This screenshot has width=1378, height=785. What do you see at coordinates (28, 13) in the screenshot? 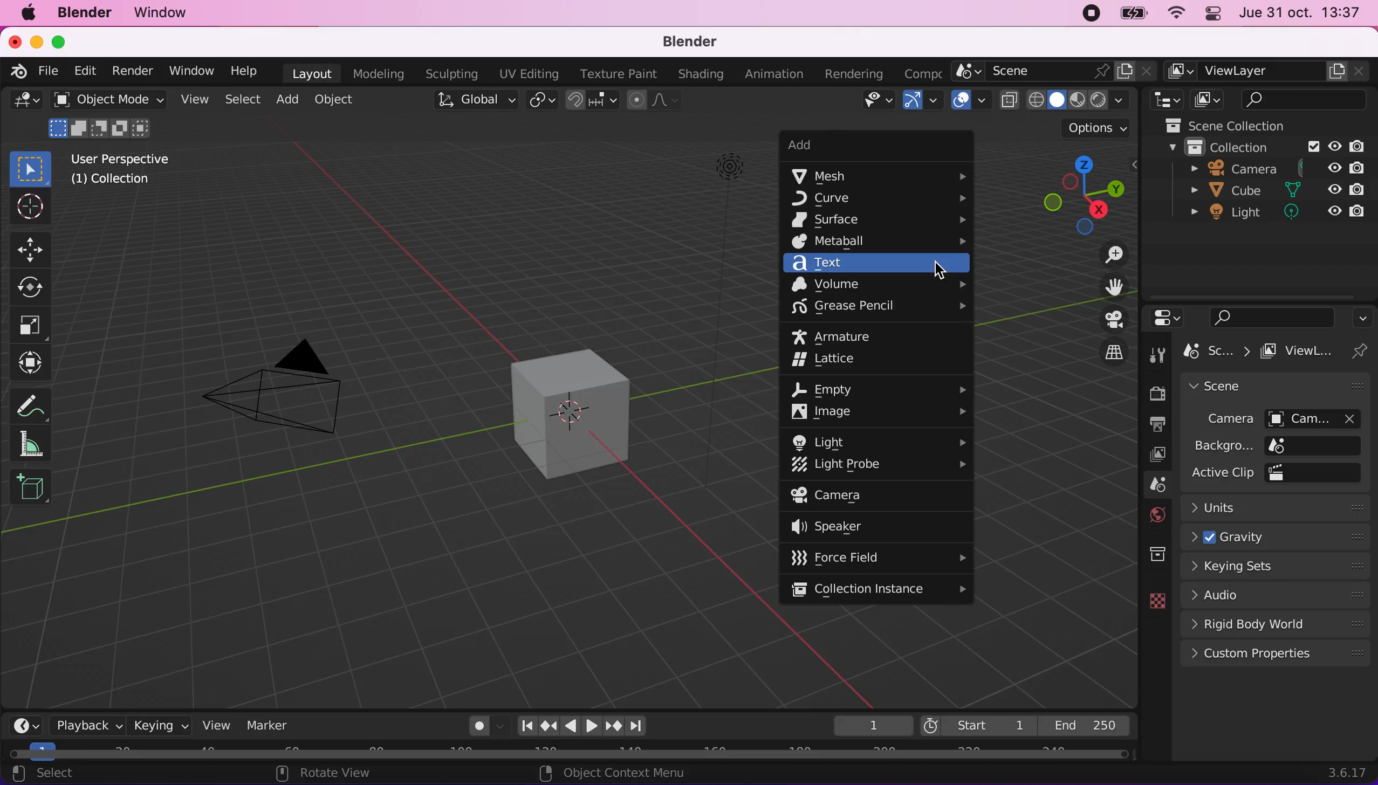
I see `mac logo` at bounding box center [28, 13].